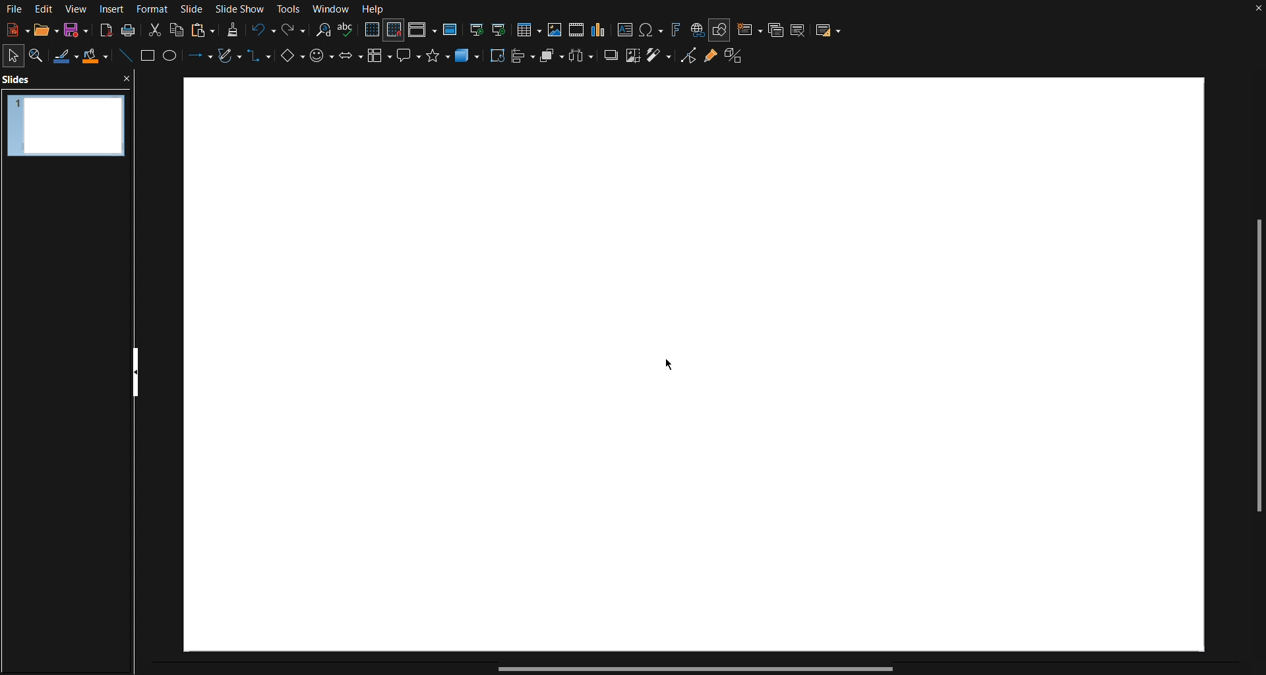  Describe the element at coordinates (686, 60) in the screenshot. I see `Toggle Point Edit` at that location.